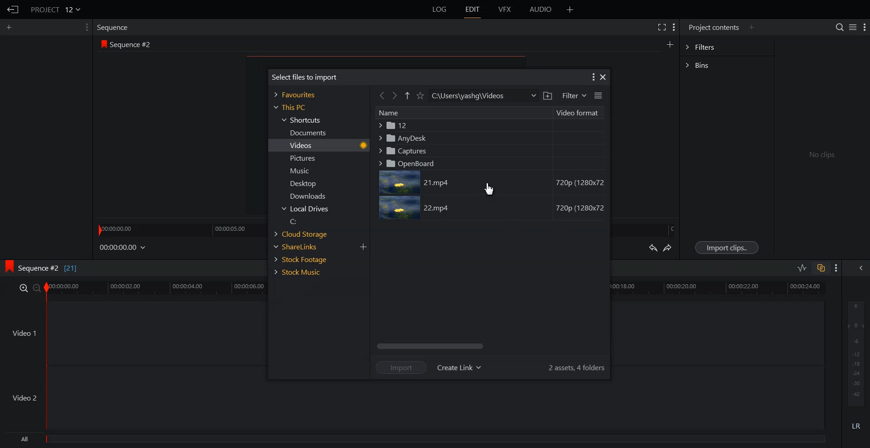 This screenshot has width=870, height=448. Describe the element at coordinates (52, 269) in the screenshot. I see `Sequence #2 [21]` at that location.